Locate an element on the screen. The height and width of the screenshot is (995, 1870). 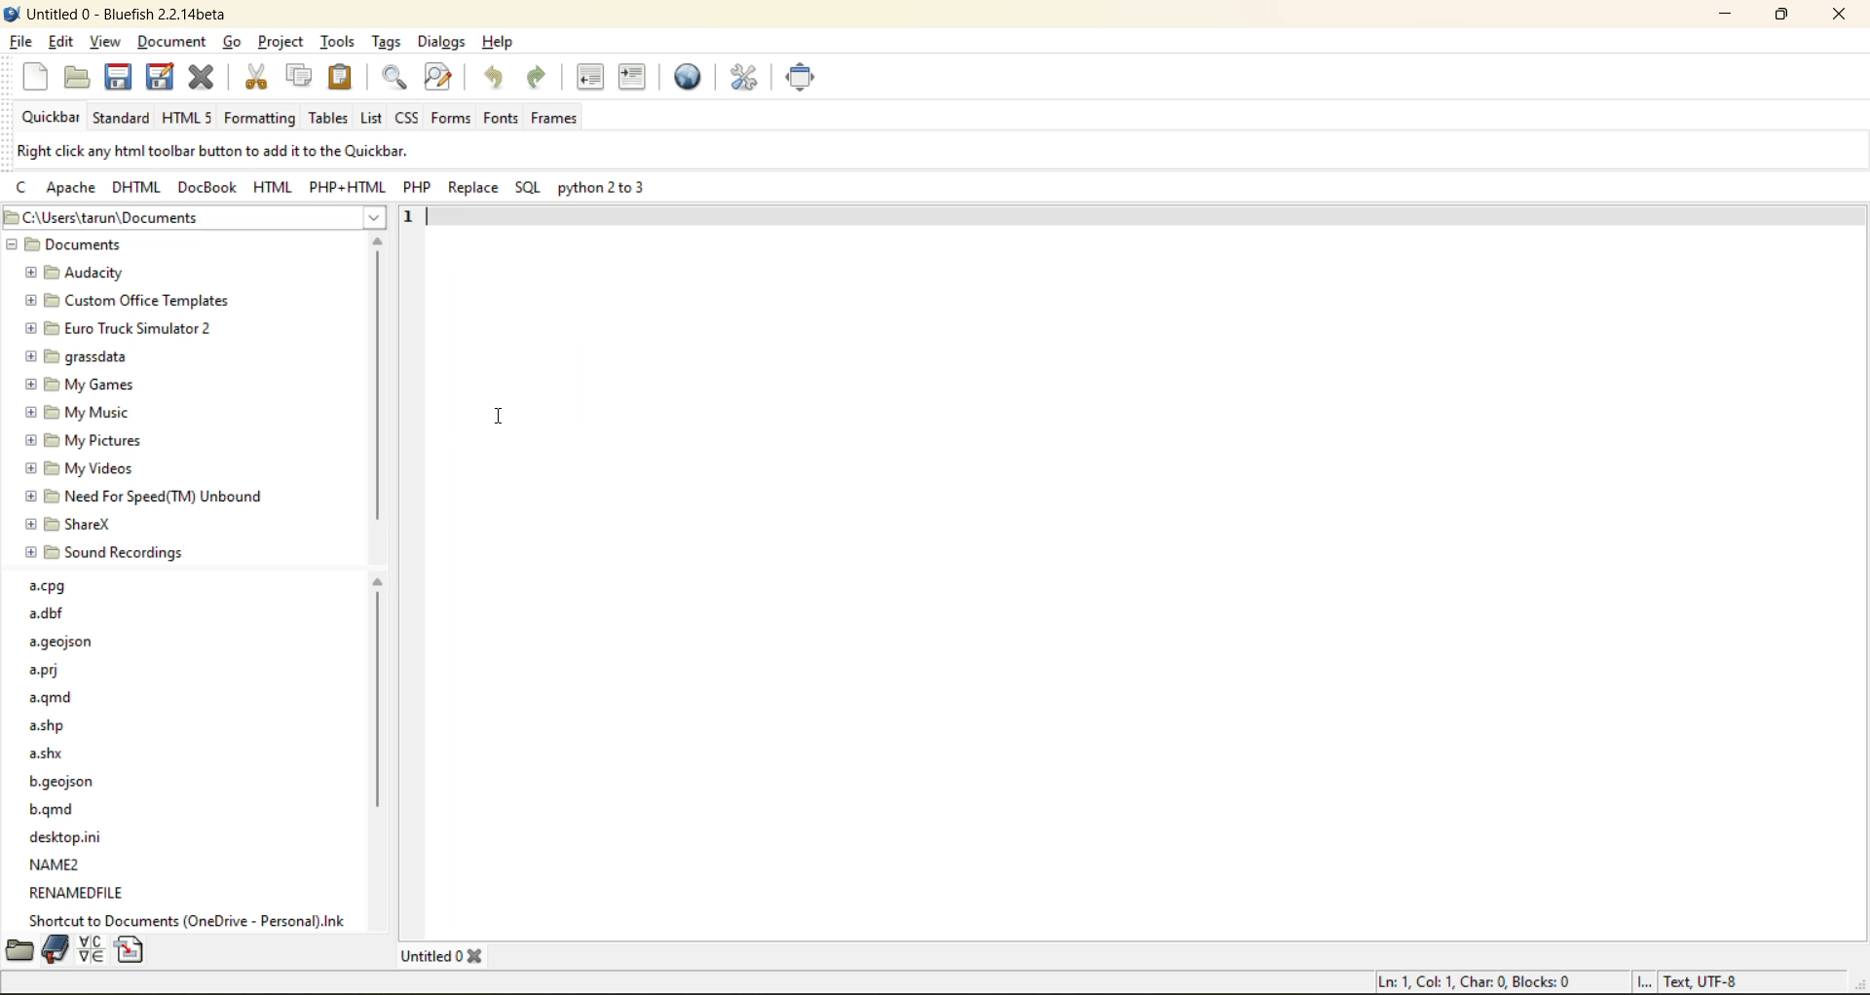
open is located at coordinates (77, 75).